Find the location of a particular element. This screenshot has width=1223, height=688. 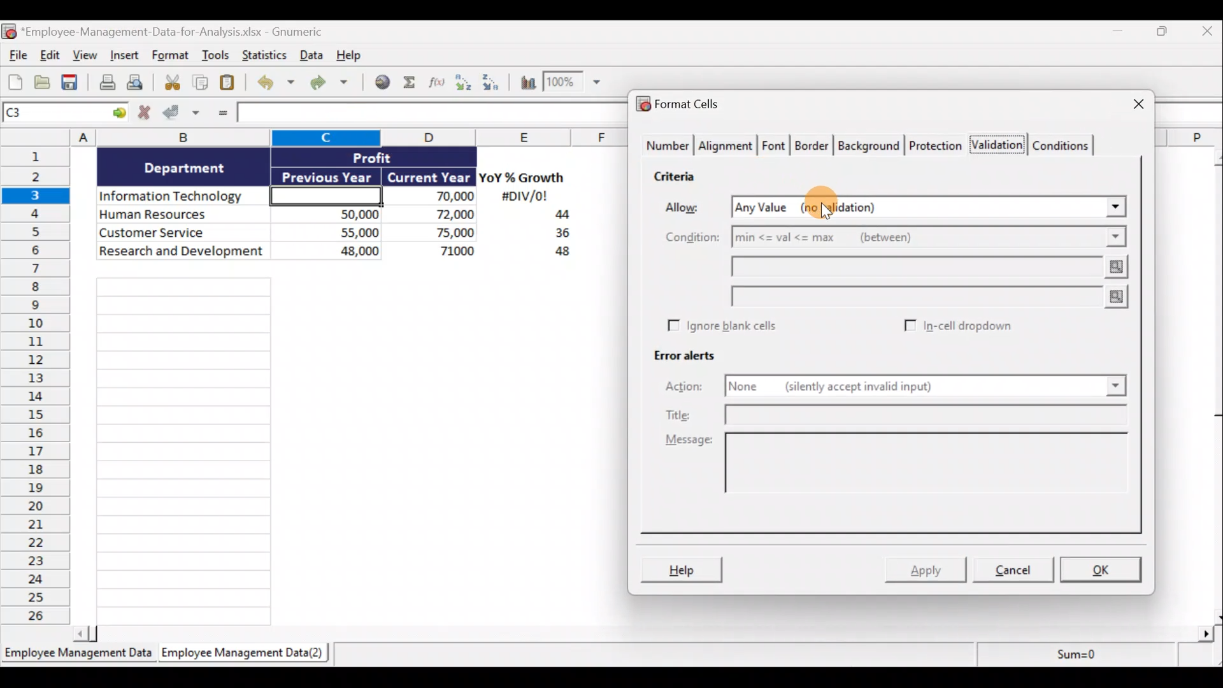

Formula bar is located at coordinates (428, 114).